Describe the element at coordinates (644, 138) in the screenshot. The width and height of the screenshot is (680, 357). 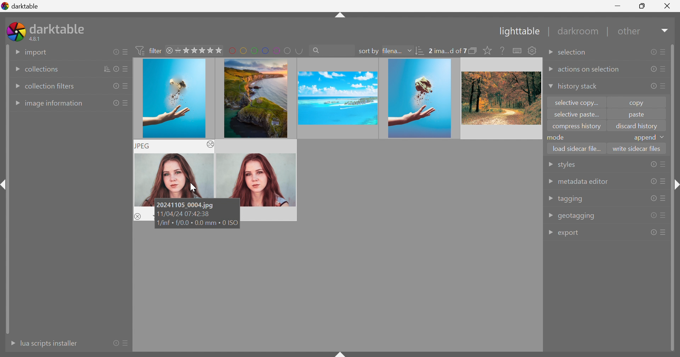
I see `append` at that location.